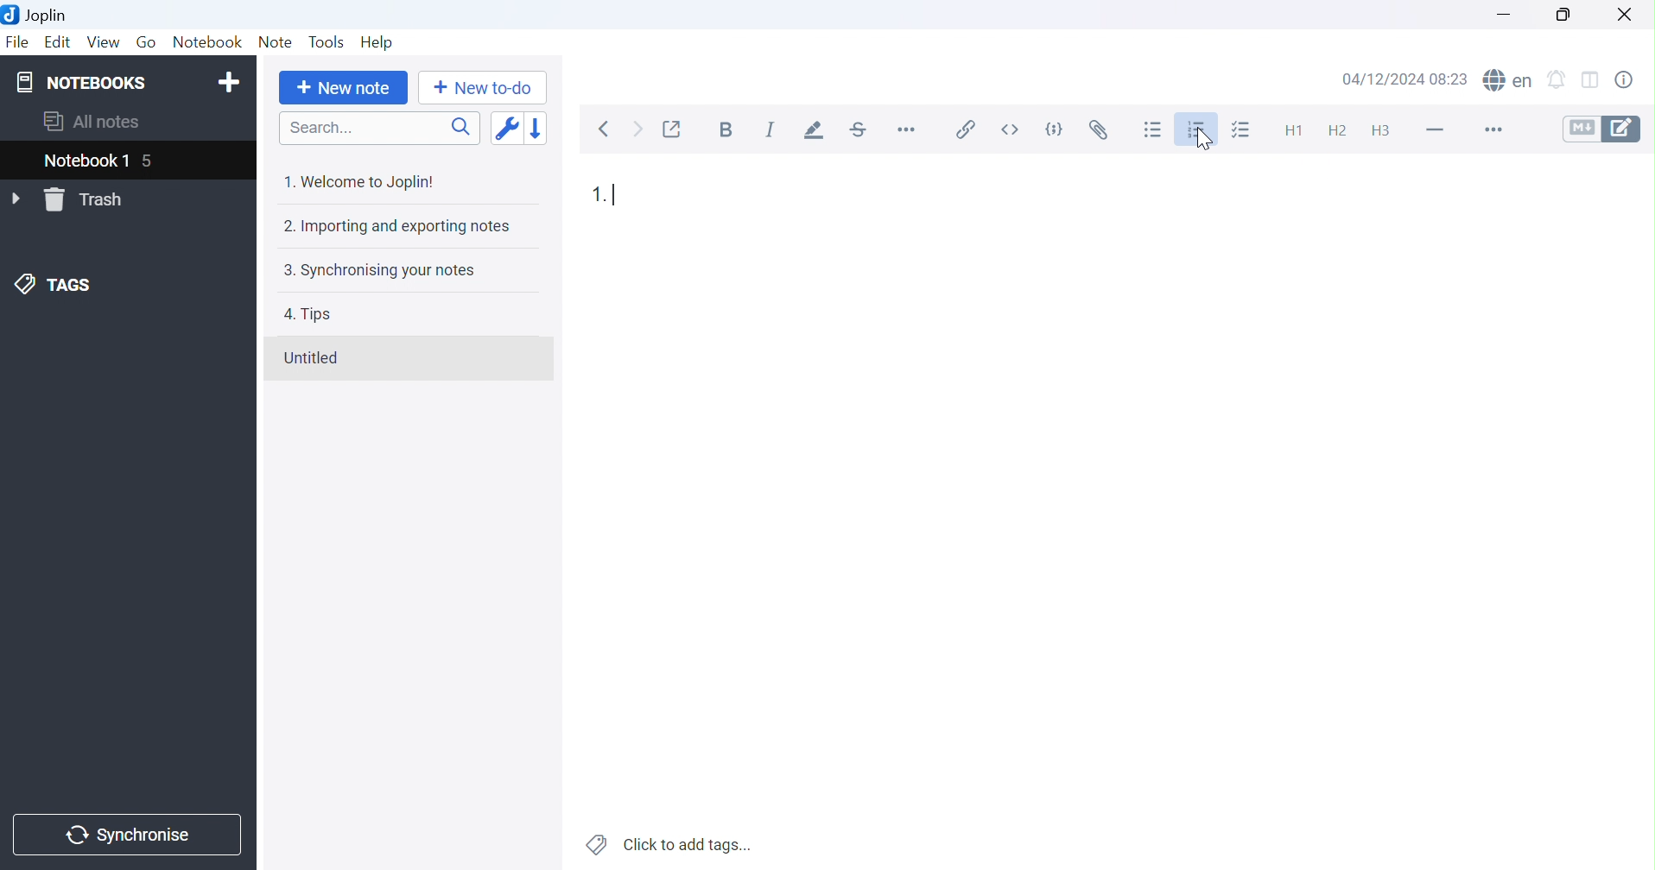  I want to click on Inline code, so click(1009, 129).